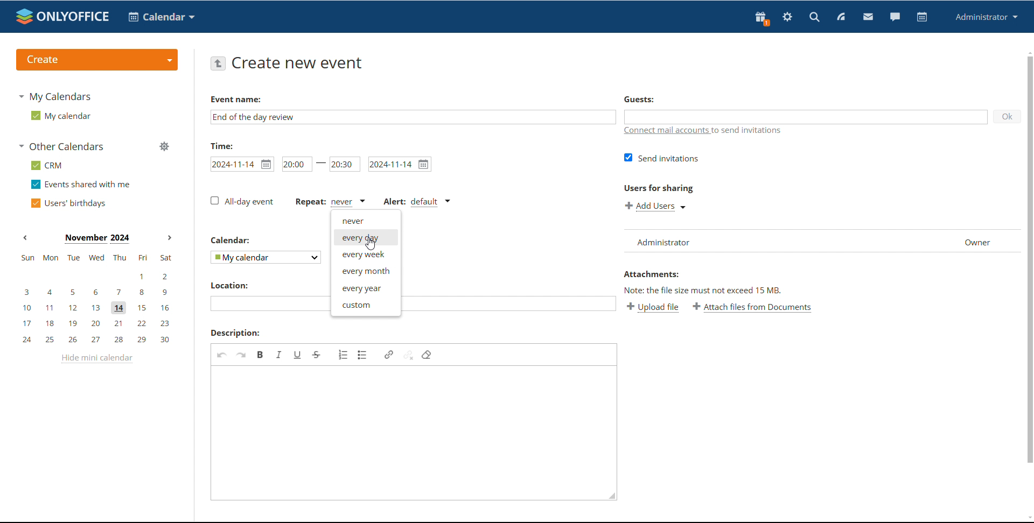 The image size is (1034, 523). I want to click on settings, so click(787, 18).